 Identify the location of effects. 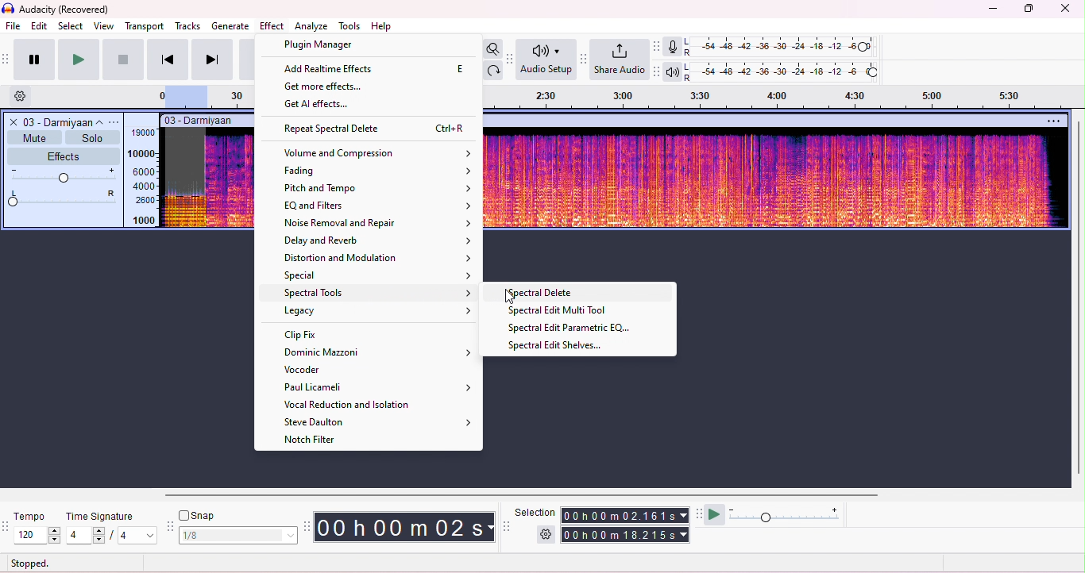
(63, 155).